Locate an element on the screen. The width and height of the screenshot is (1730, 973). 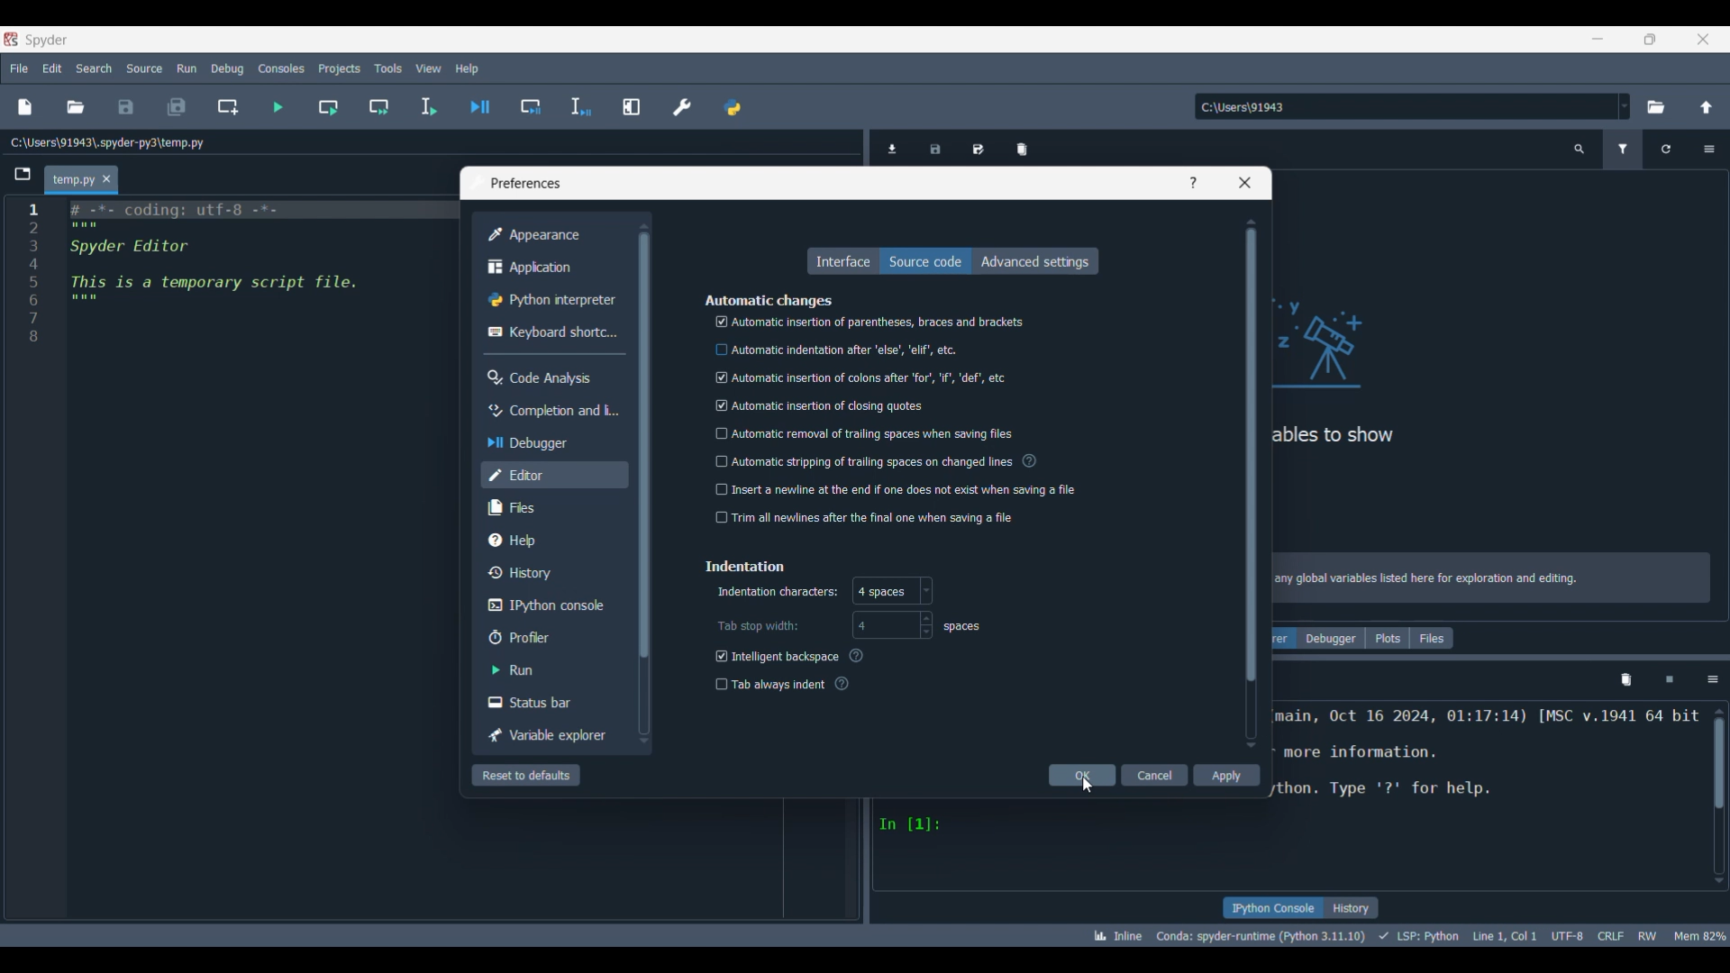
Current tab is located at coordinates (72, 181).